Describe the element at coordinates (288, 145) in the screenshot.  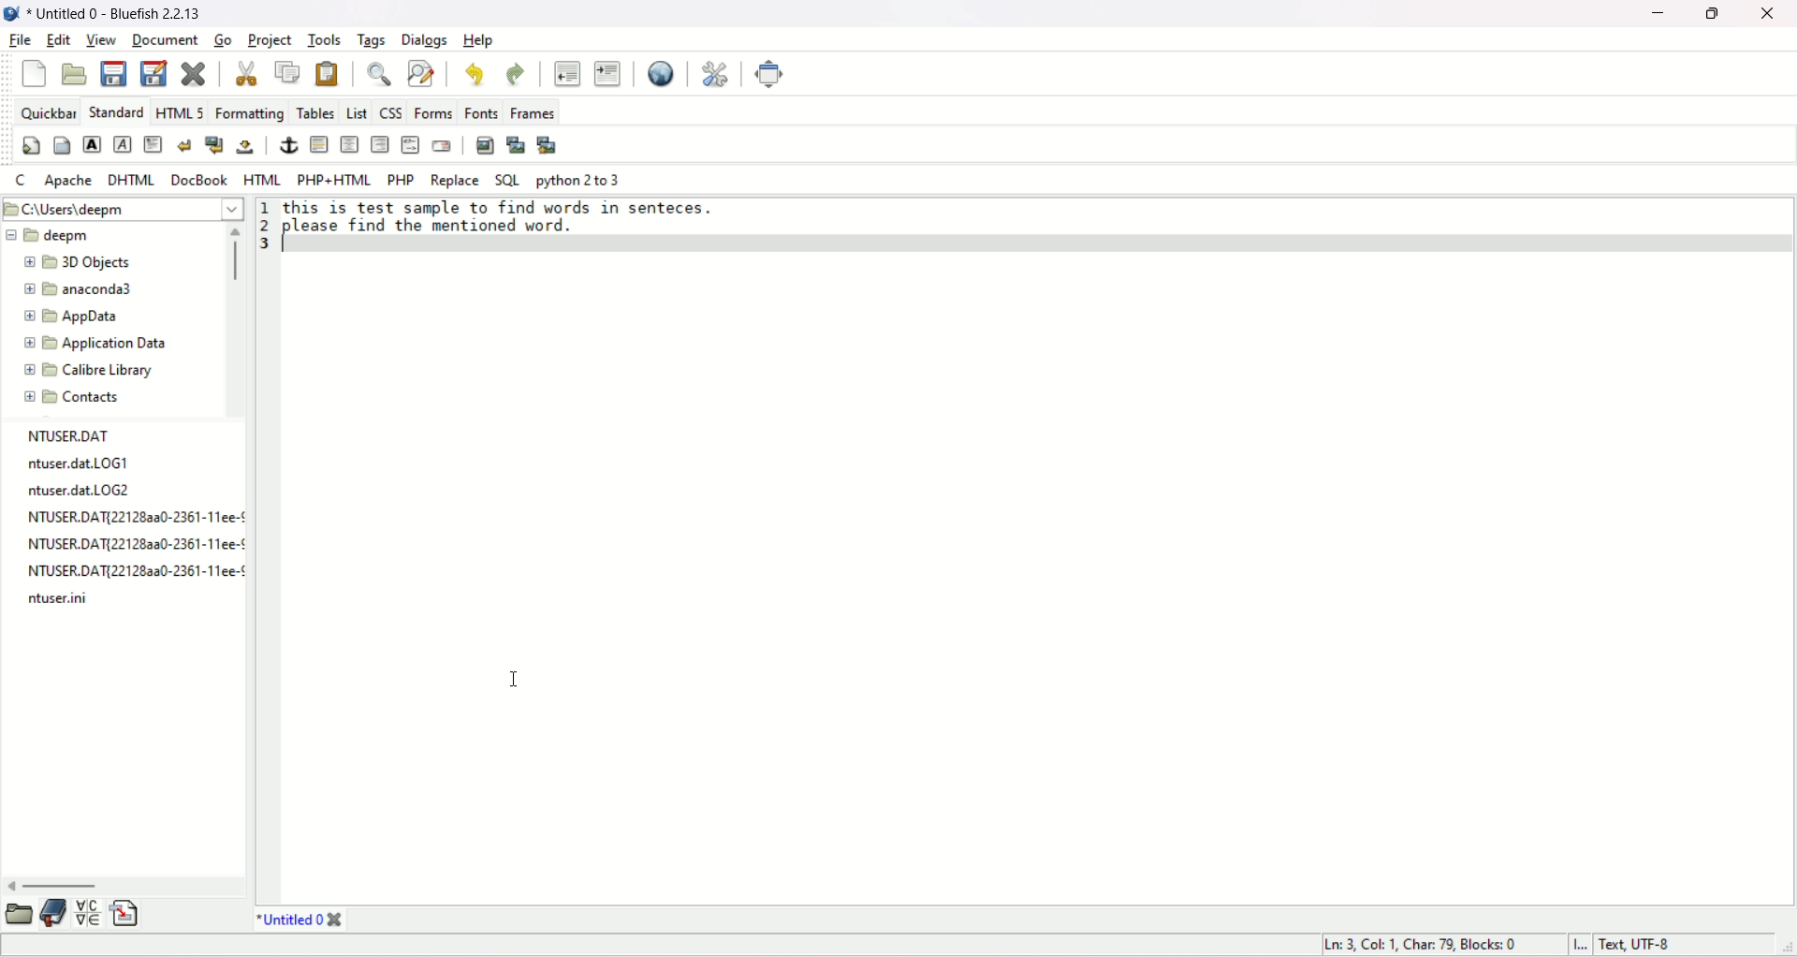
I see `anchor/hyperlink` at that location.